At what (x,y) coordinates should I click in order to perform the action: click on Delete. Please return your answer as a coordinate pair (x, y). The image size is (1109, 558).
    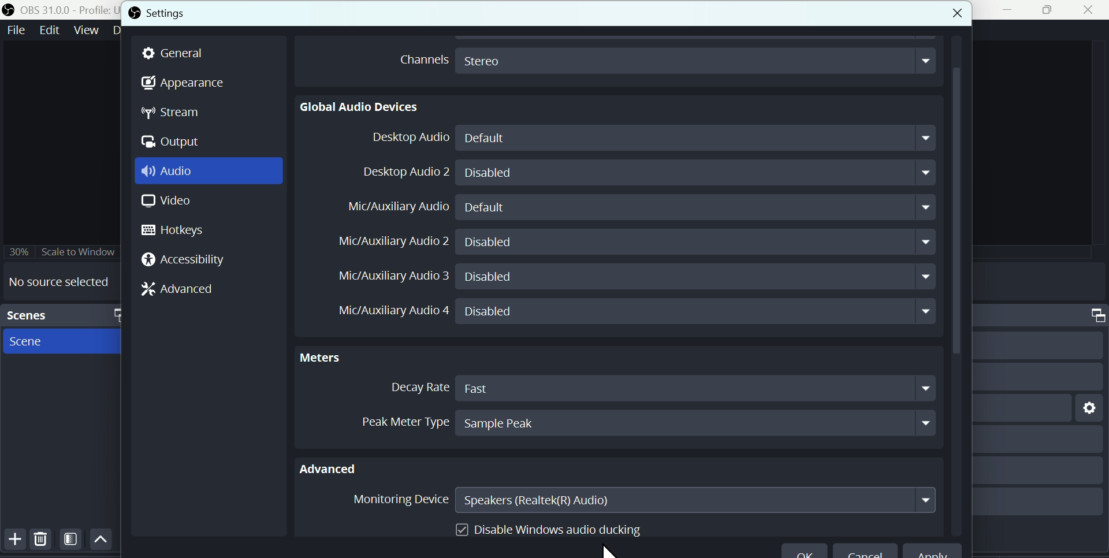
    Looking at the image, I should click on (40, 541).